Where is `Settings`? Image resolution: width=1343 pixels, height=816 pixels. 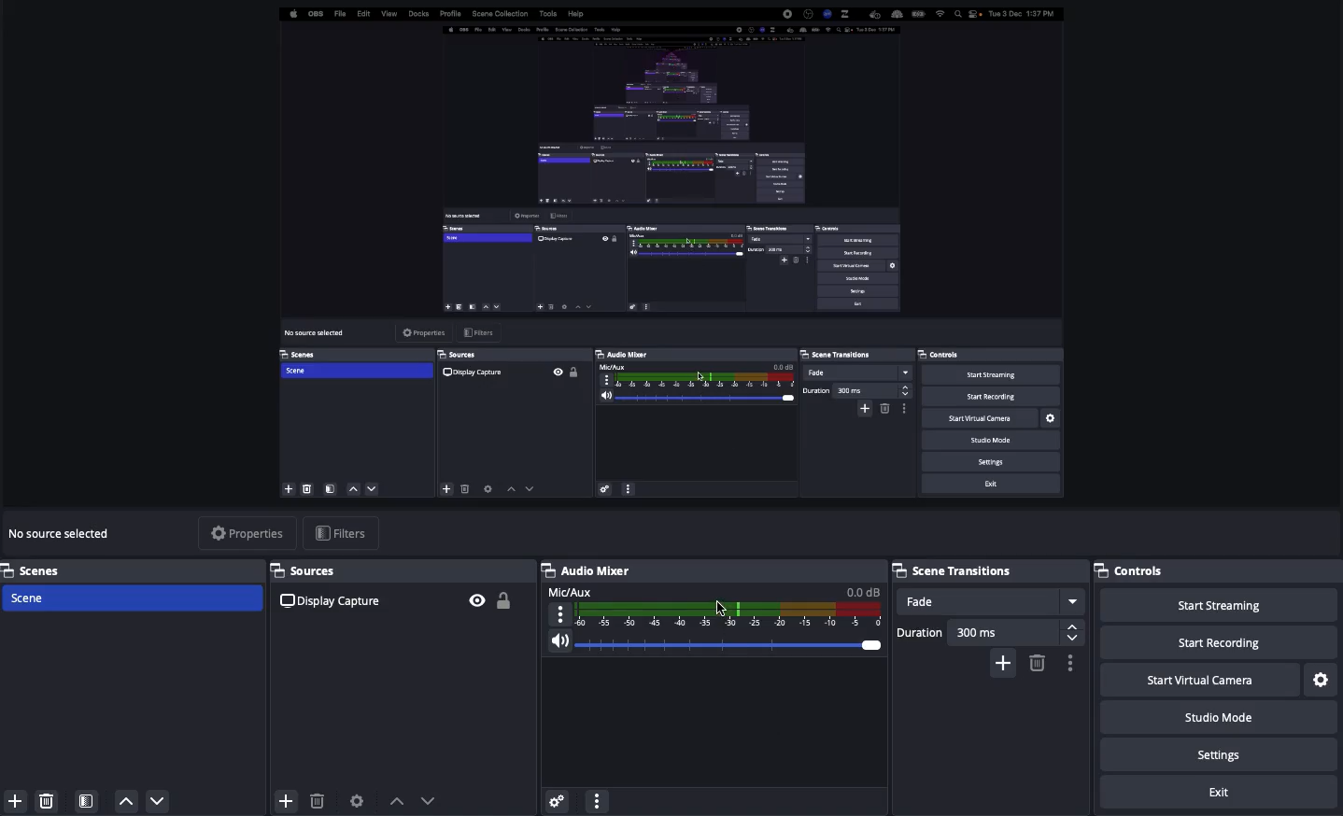
Settings is located at coordinates (556, 797).